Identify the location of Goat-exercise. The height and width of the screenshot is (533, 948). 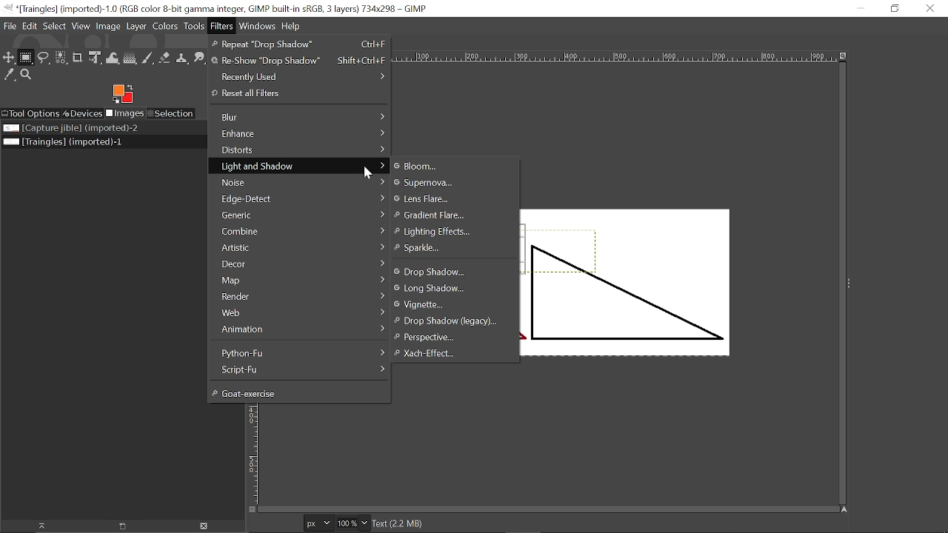
(298, 394).